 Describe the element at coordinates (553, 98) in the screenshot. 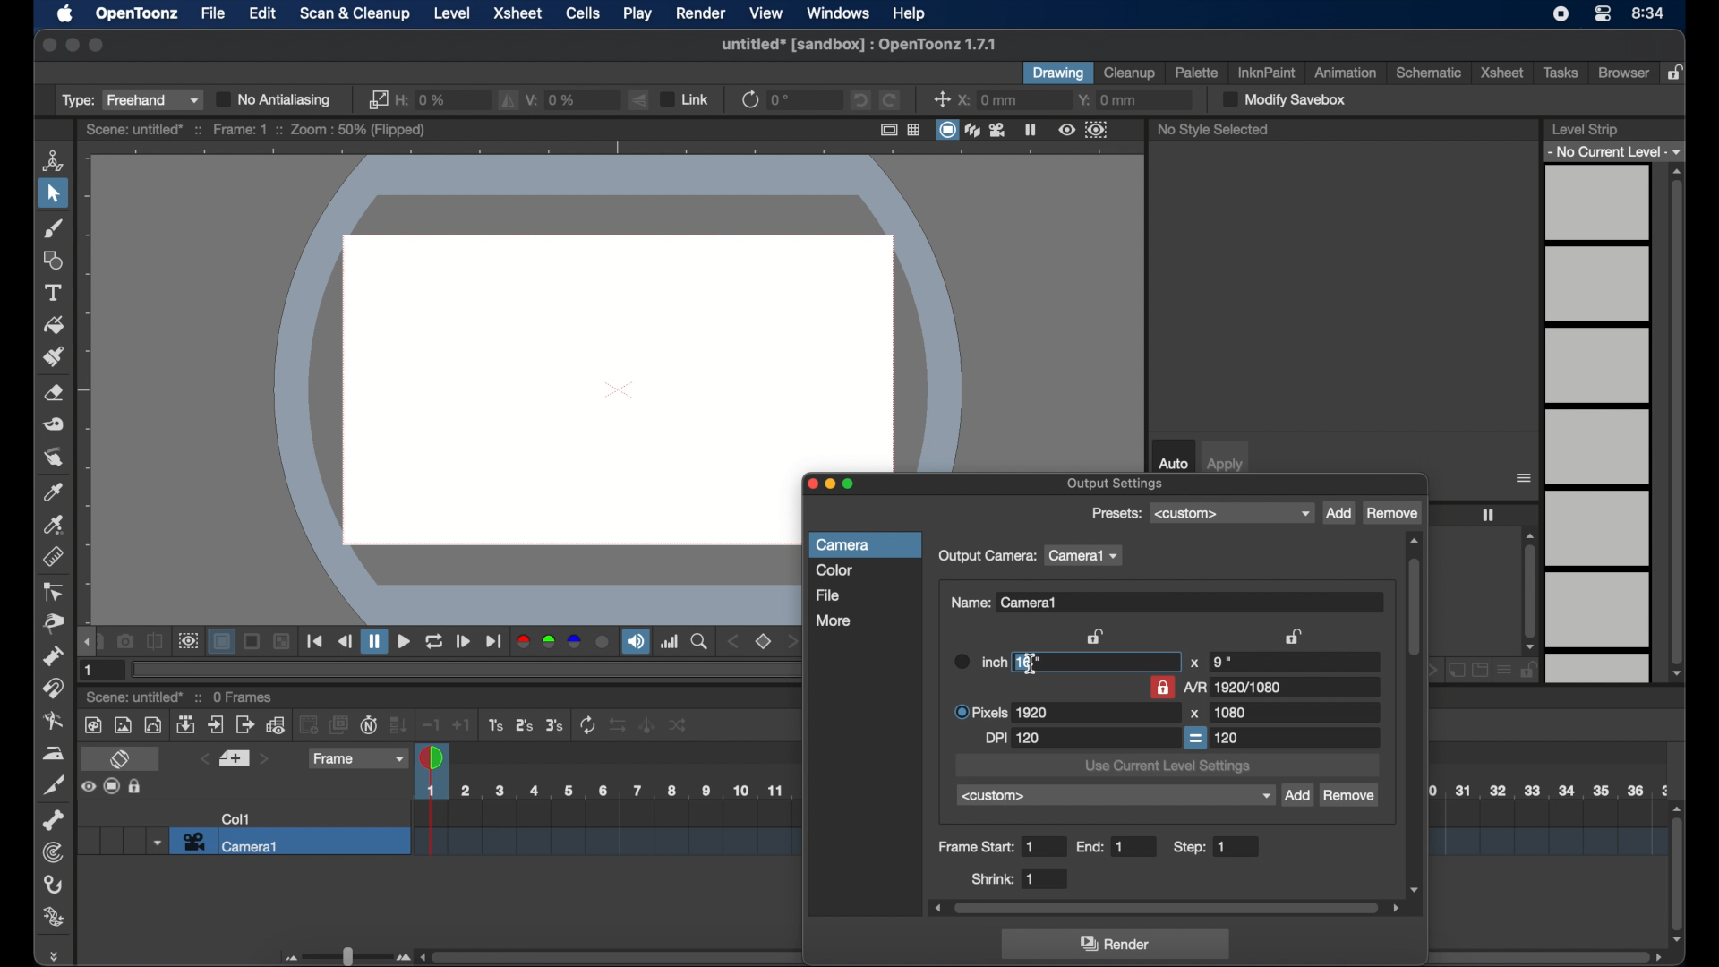

I see `v` at that location.